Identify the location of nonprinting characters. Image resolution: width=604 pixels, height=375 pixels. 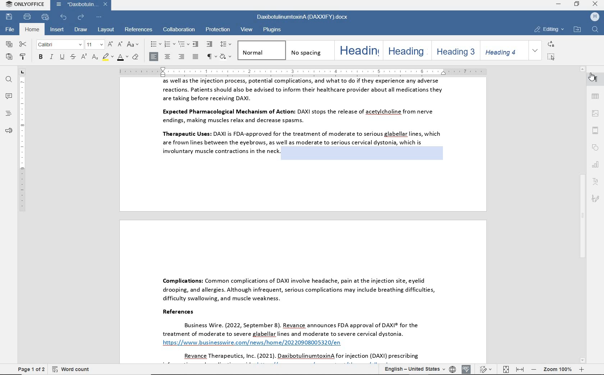
(211, 57).